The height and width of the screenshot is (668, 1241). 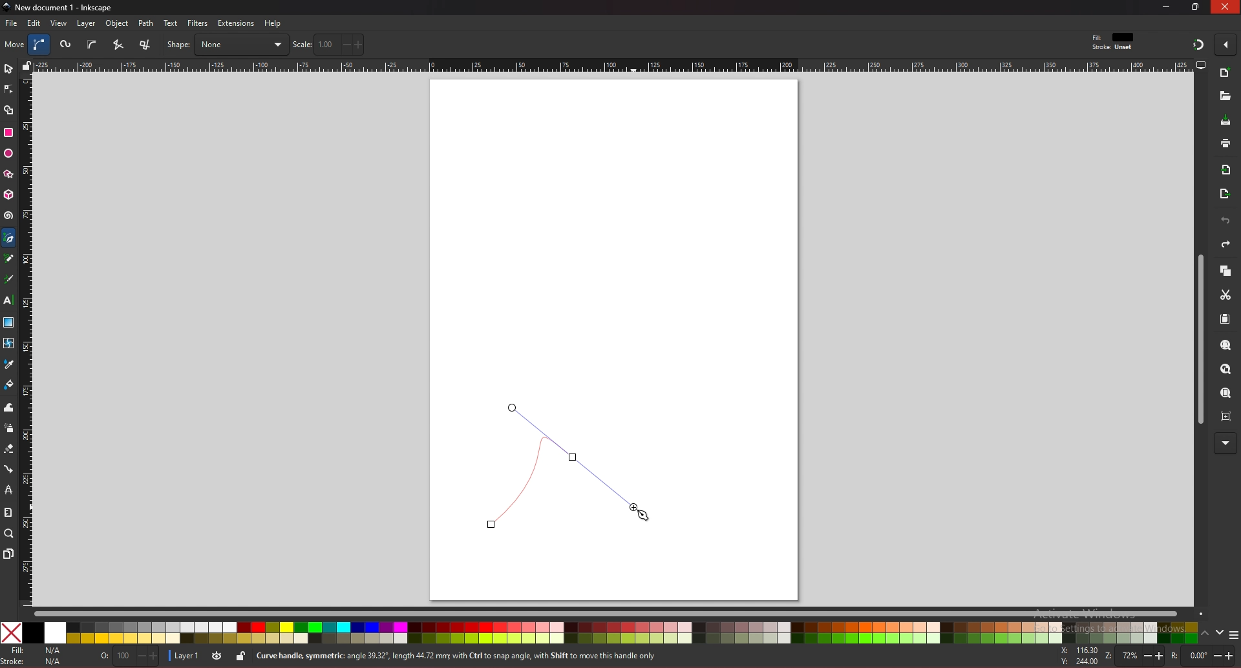 What do you see at coordinates (11, 23) in the screenshot?
I see `file` at bounding box center [11, 23].